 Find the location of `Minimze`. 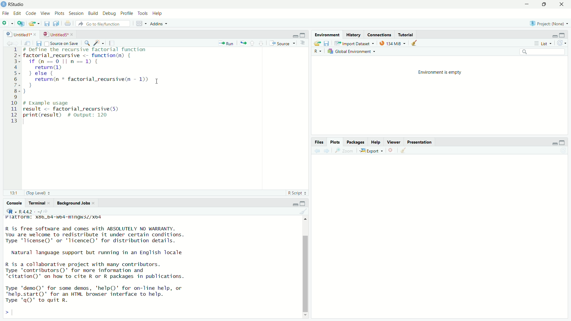

Minimze is located at coordinates (295, 36).